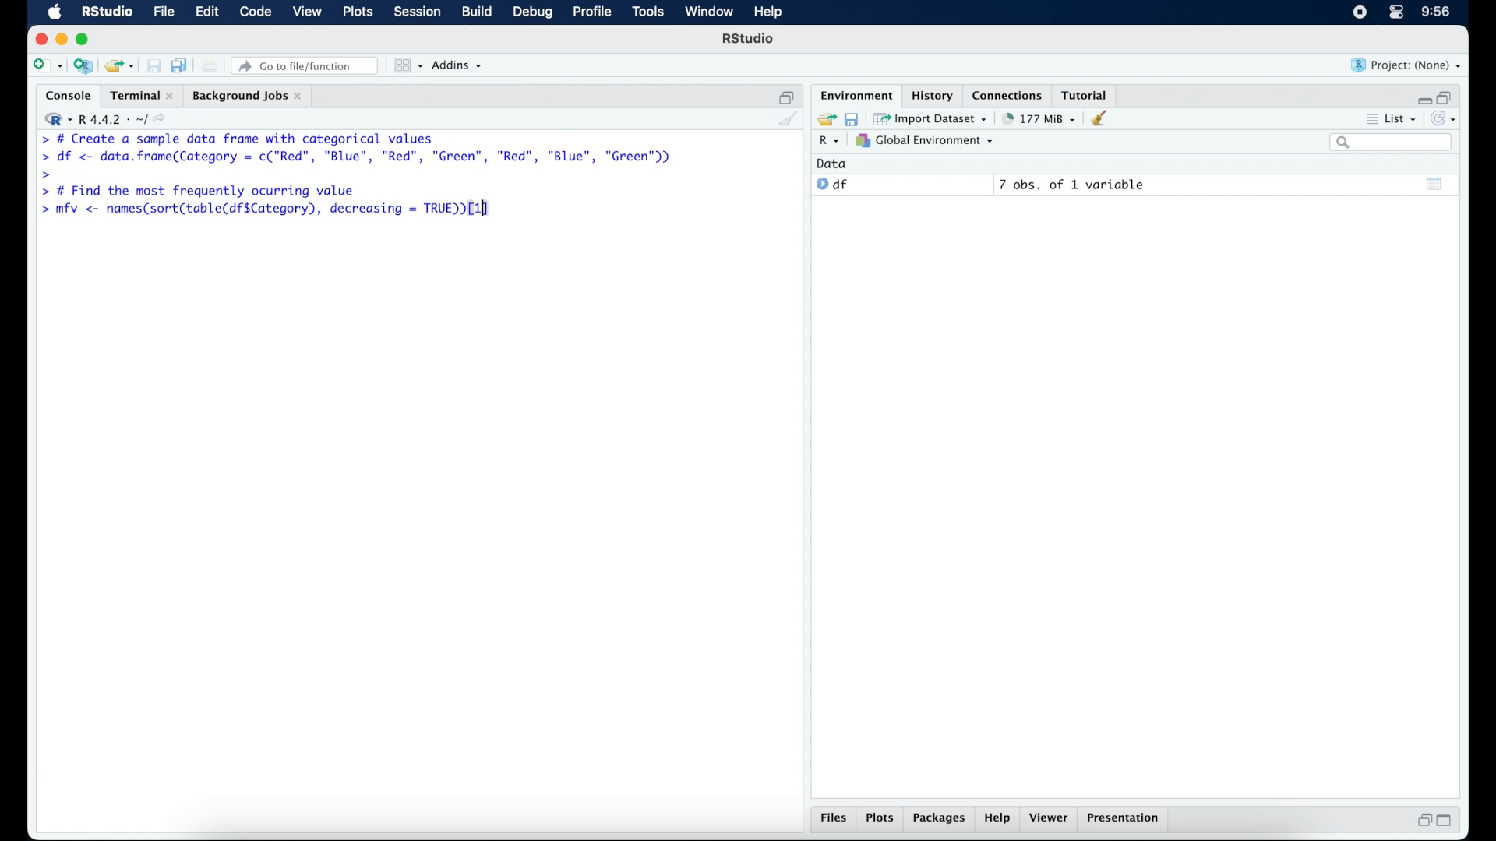  What do you see at coordinates (418, 12) in the screenshot?
I see `session` at bounding box center [418, 12].